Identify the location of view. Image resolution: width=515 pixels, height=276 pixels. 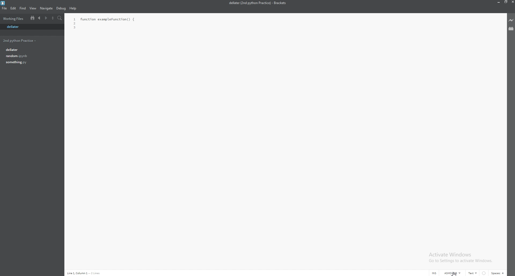
(33, 8).